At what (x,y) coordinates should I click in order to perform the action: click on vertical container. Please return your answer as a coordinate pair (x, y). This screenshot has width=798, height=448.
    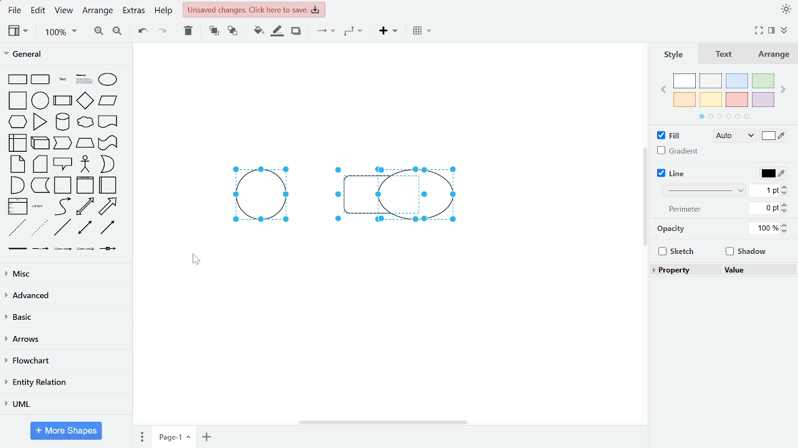
    Looking at the image, I should click on (85, 186).